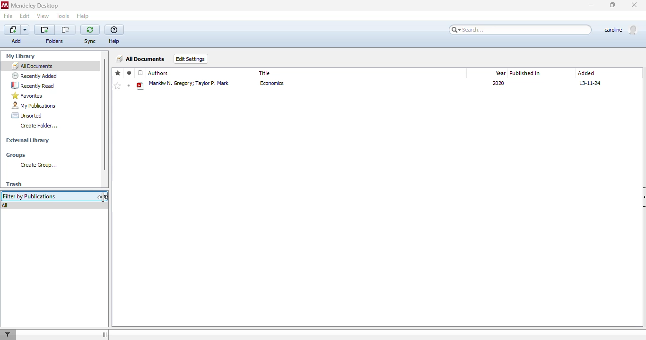  I want to click on groups, so click(16, 155).